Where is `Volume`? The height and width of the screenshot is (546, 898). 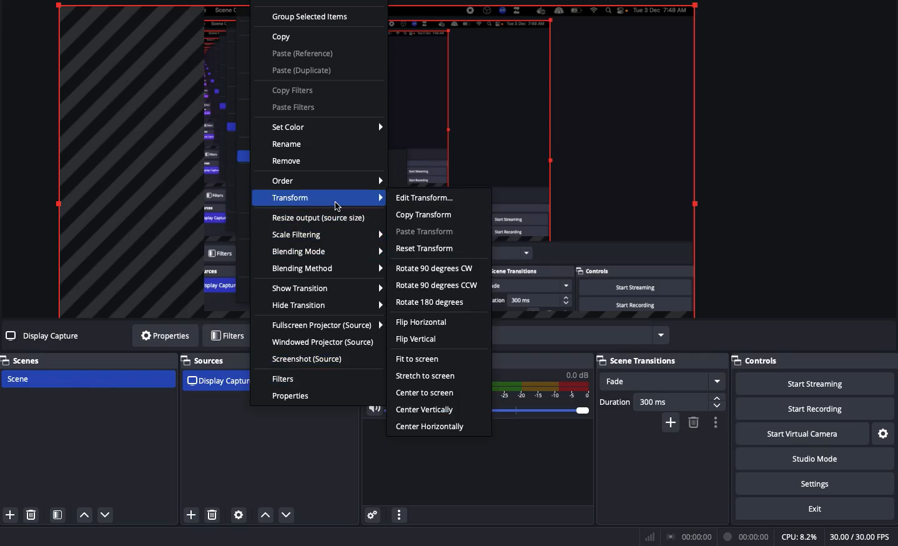 Volume is located at coordinates (379, 409).